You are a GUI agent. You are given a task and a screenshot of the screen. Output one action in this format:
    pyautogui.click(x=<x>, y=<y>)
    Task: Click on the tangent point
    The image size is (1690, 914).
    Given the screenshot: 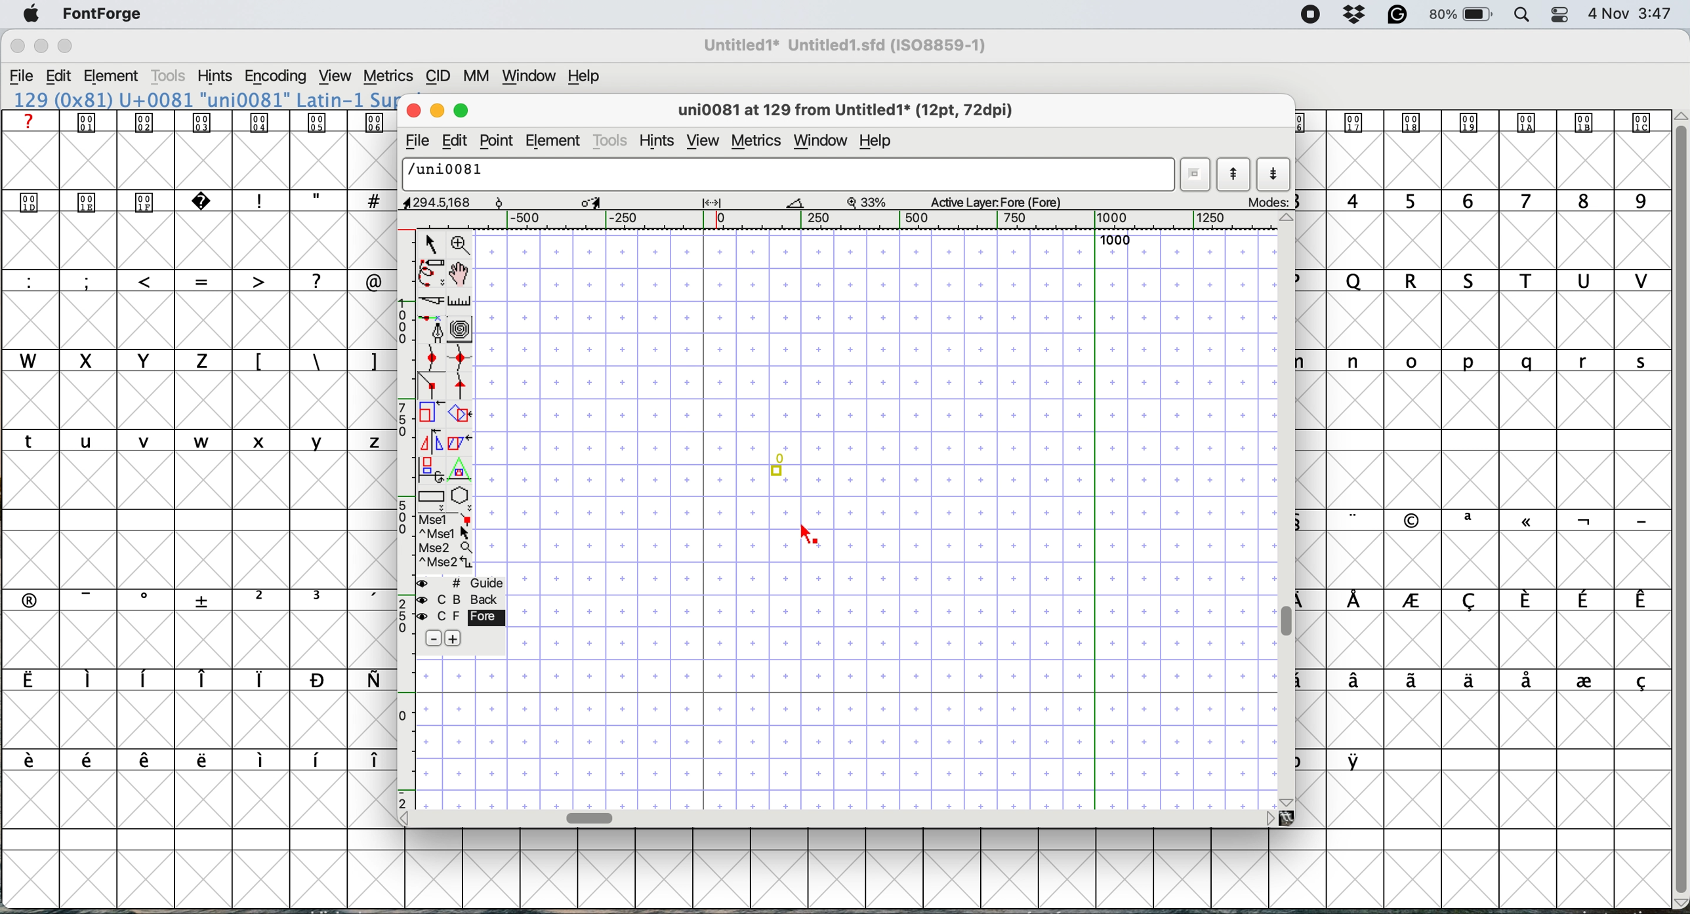 What is the action you would take?
    pyautogui.click(x=463, y=389)
    